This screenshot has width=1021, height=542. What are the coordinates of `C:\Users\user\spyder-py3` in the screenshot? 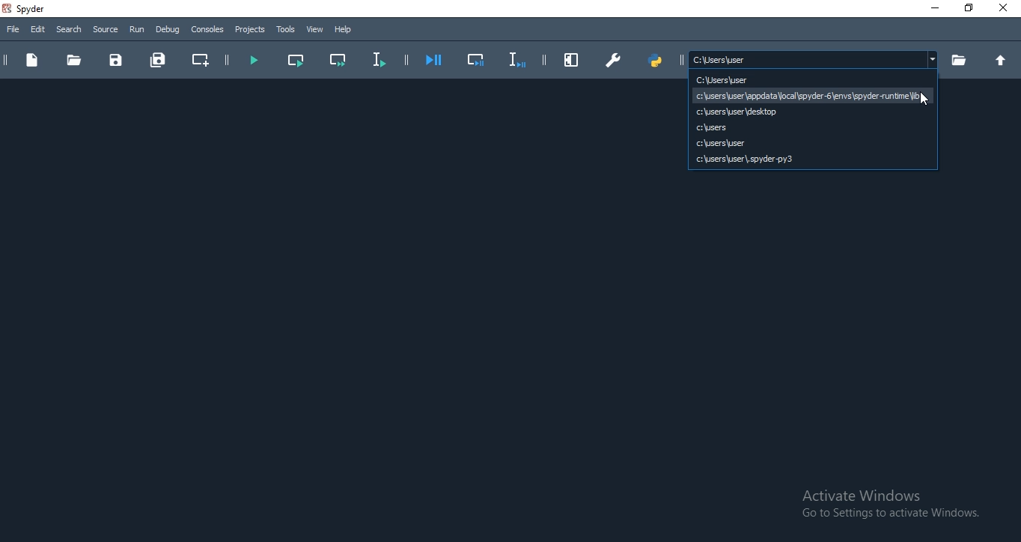 It's located at (812, 159).